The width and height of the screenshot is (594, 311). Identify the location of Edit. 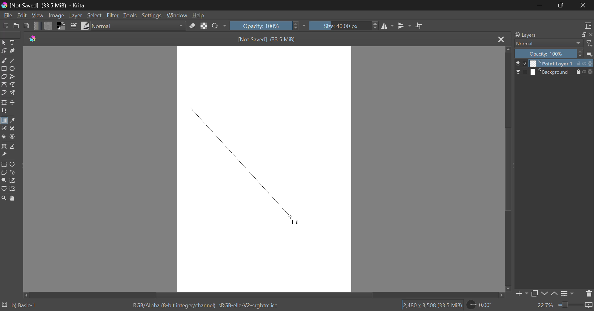
(22, 15).